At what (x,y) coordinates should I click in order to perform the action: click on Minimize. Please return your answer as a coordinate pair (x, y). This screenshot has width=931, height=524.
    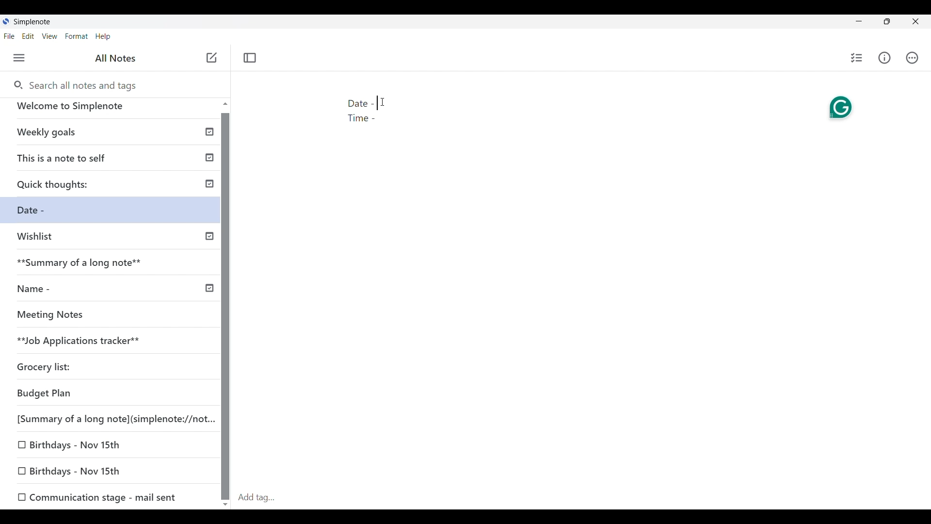
    Looking at the image, I should click on (859, 21).